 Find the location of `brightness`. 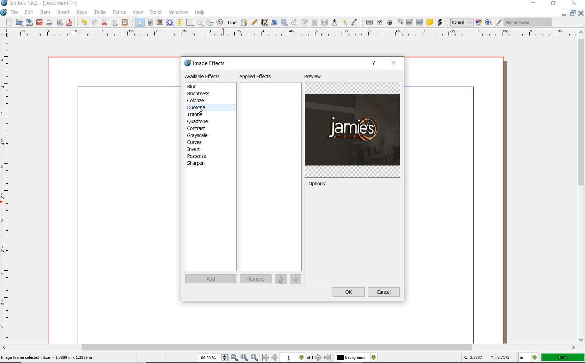

brightness is located at coordinates (202, 93).